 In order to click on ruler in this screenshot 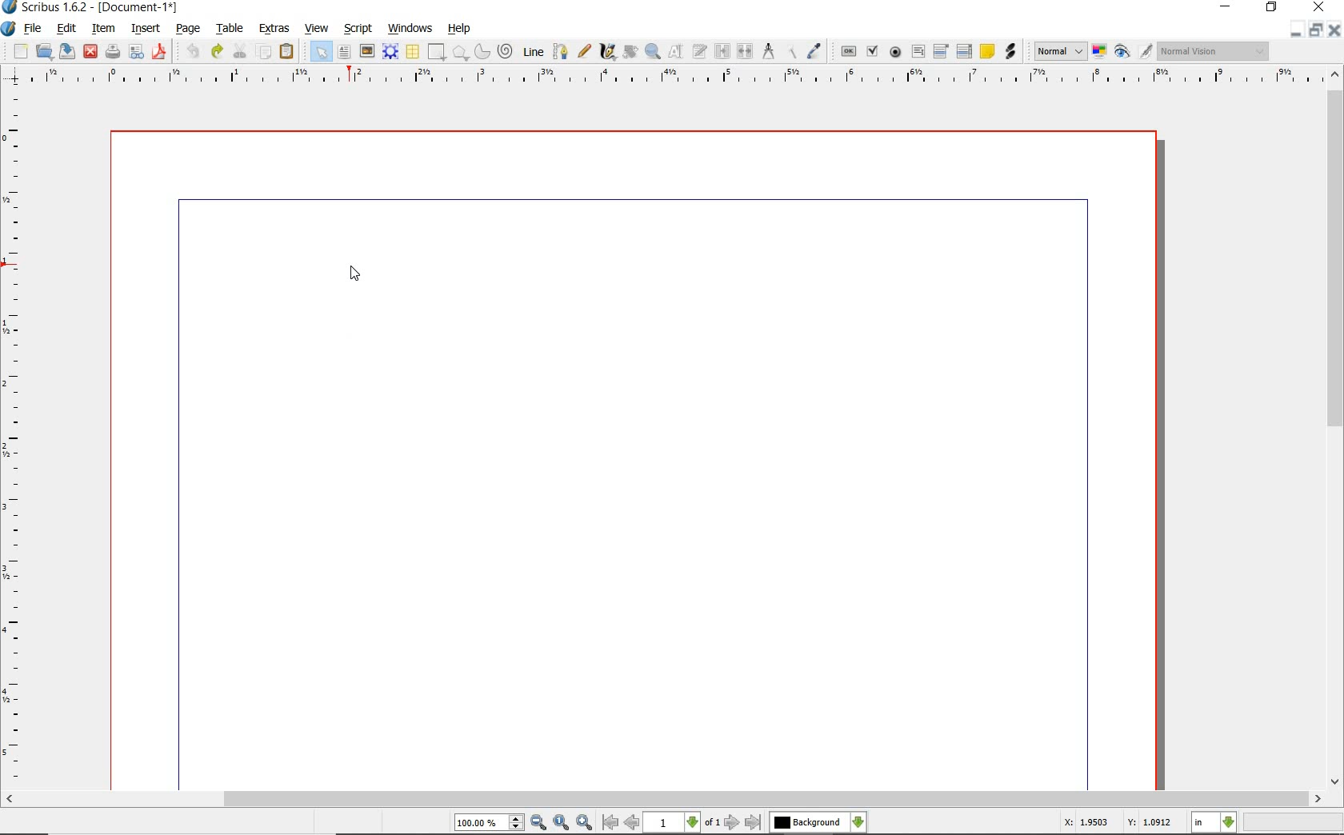, I will do `click(15, 437)`.